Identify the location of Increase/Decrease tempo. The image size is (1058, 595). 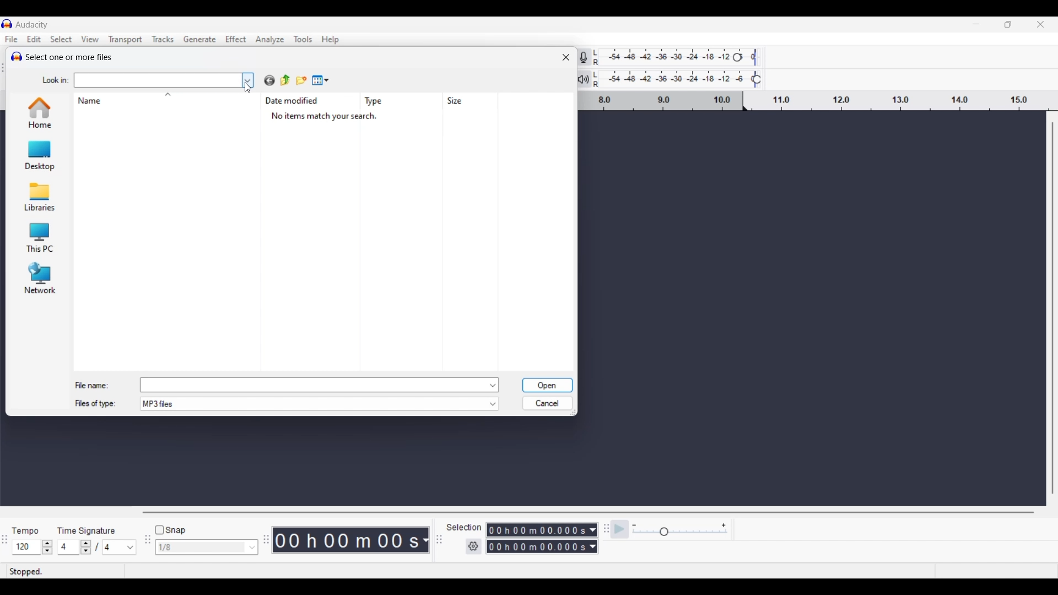
(47, 547).